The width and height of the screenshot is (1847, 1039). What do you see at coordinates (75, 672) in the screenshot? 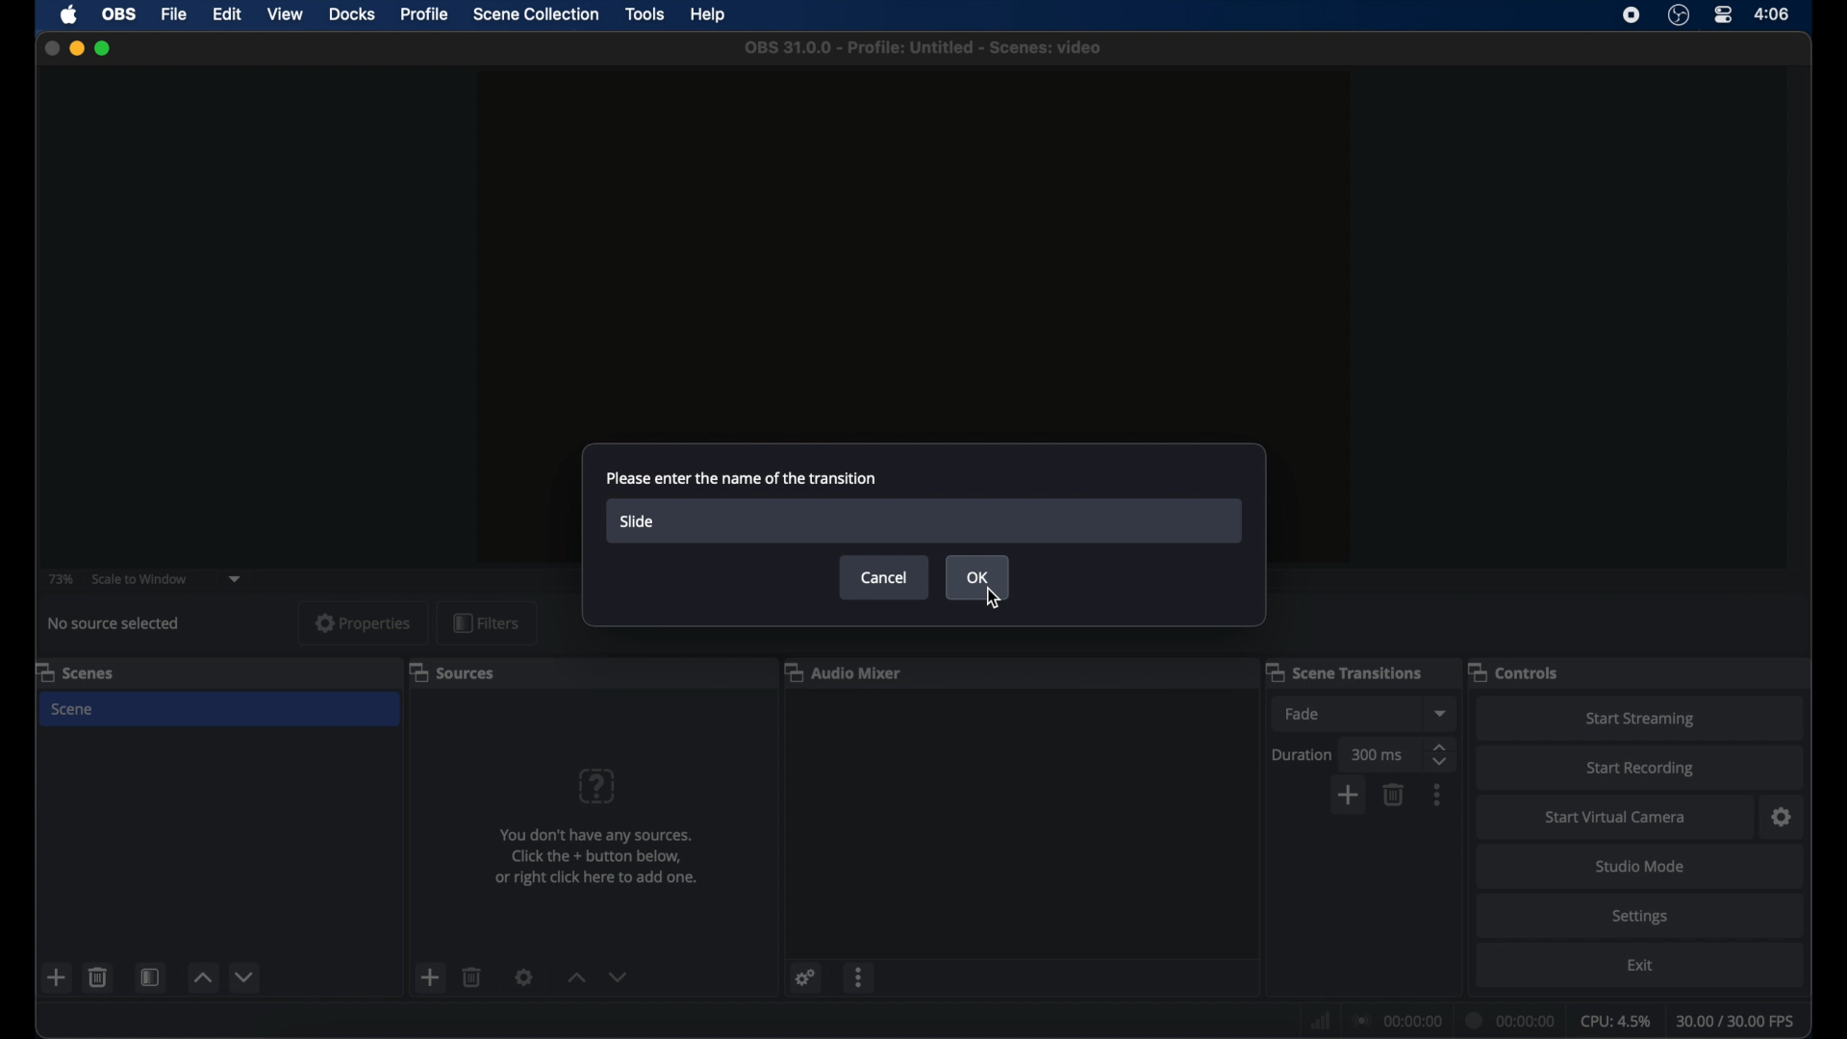
I see `scene` at bounding box center [75, 672].